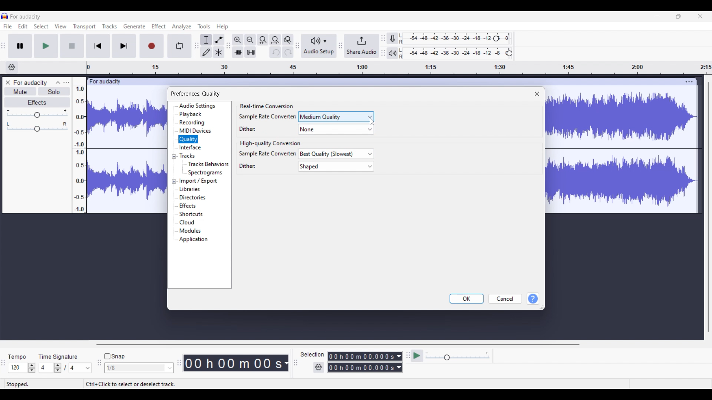 The image size is (712, 400). I want to click on Undo, so click(276, 52).